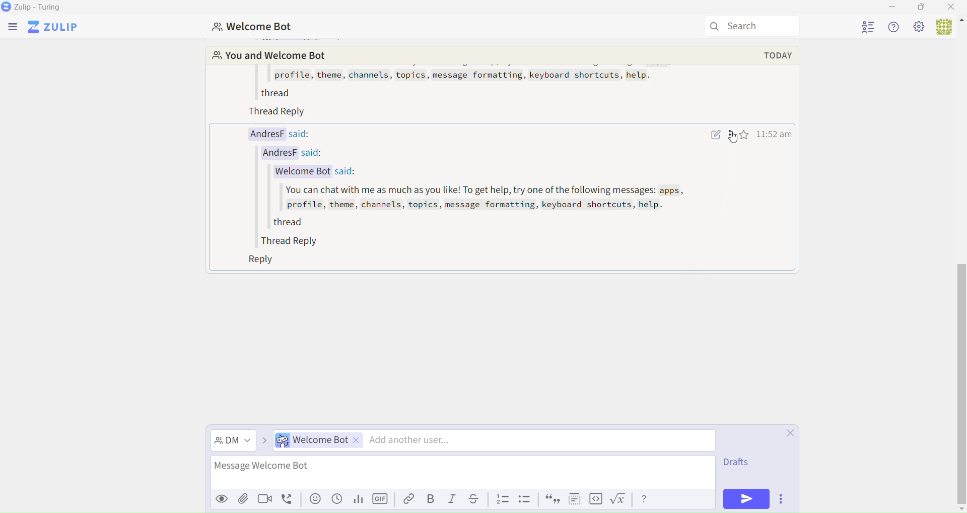 This screenshot has width=967, height=513. Describe the element at coordinates (272, 92) in the screenshot. I see `thread` at that location.